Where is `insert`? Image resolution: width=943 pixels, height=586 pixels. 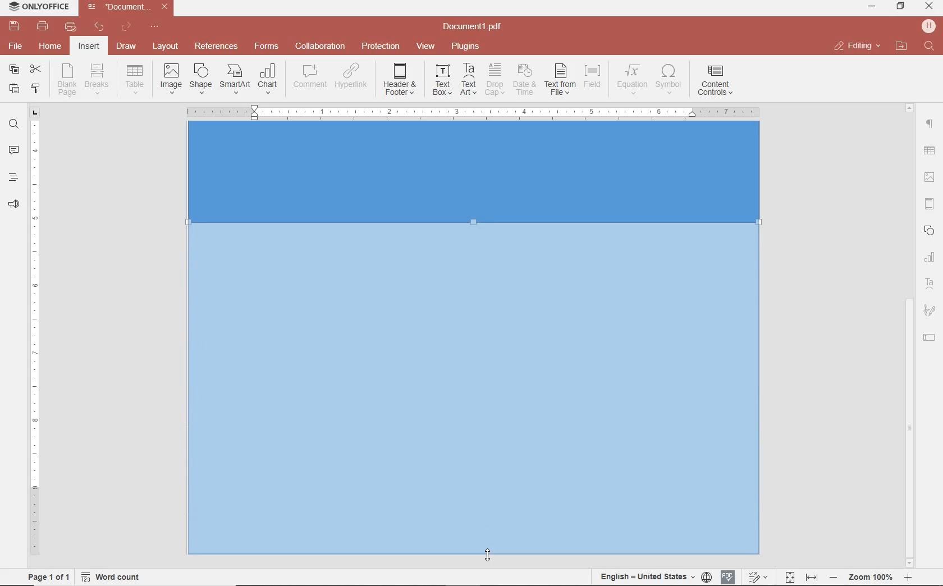 insert is located at coordinates (88, 47).